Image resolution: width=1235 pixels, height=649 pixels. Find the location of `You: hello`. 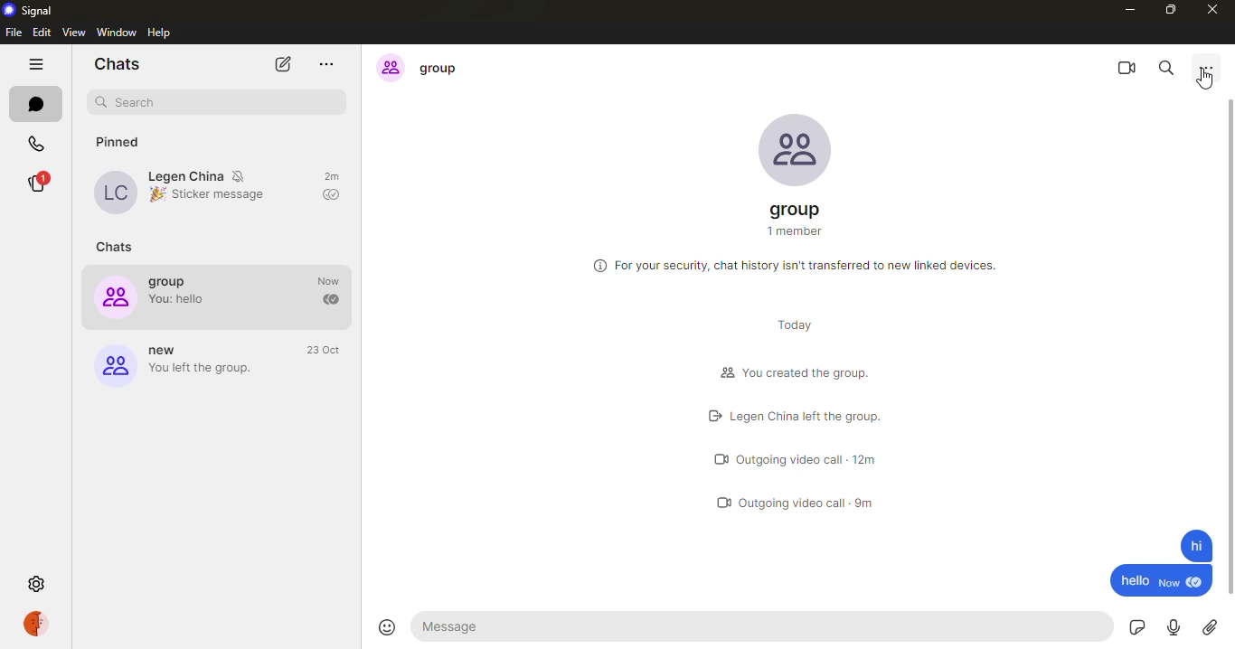

You: hello is located at coordinates (177, 300).